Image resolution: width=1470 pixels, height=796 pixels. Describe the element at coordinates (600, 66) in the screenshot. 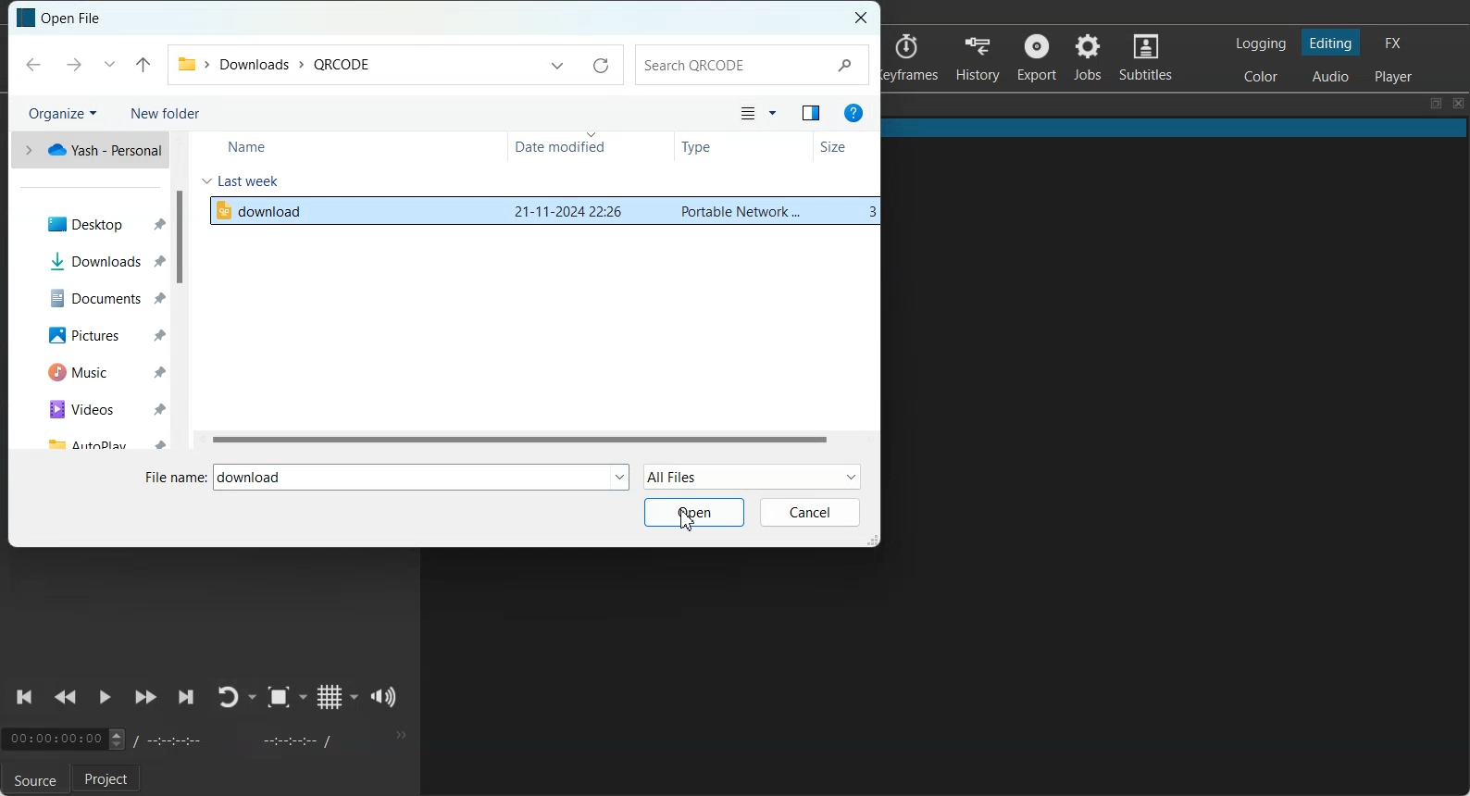

I see `Refresh` at that location.